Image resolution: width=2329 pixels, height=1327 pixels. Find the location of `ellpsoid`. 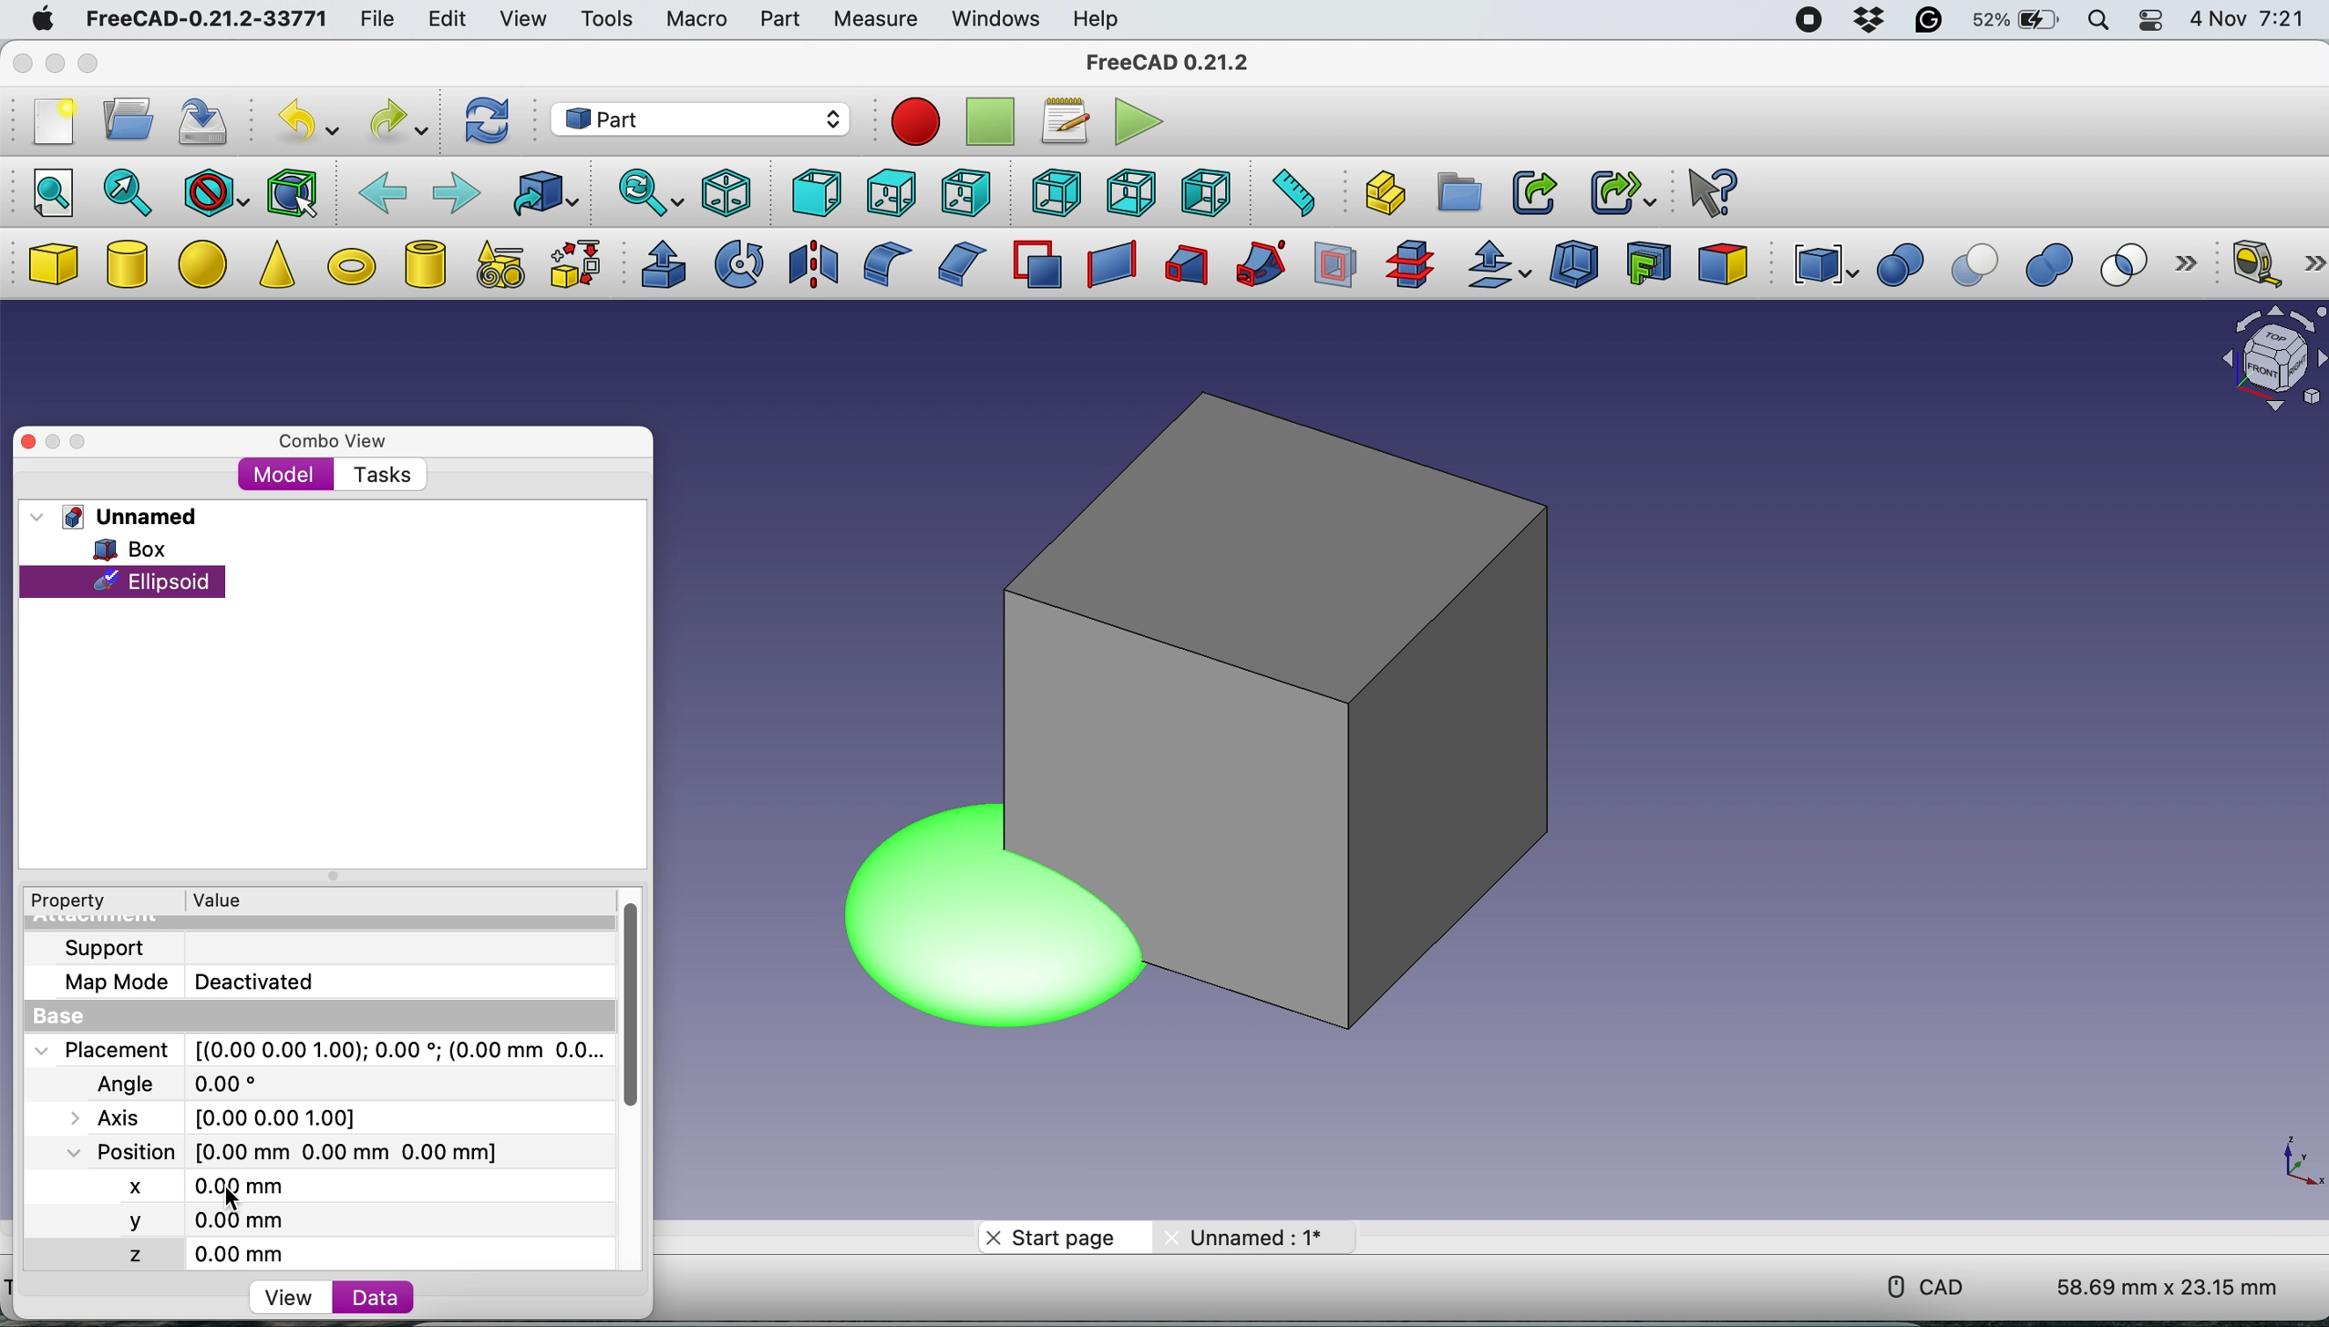

ellpsoid is located at coordinates (124, 580).